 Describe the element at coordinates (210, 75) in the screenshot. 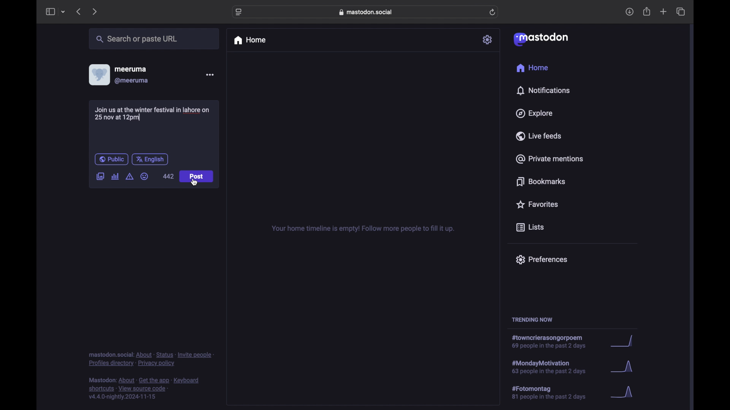

I see `more options` at that location.